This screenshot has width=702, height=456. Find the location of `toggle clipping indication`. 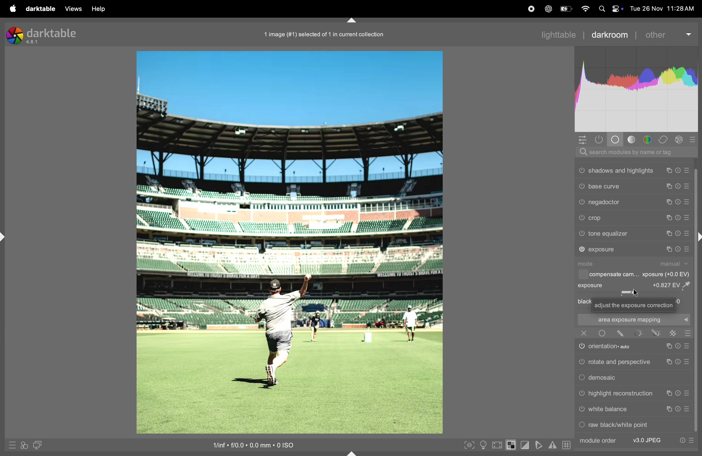

toggle clipping indication is located at coordinates (526, 445).